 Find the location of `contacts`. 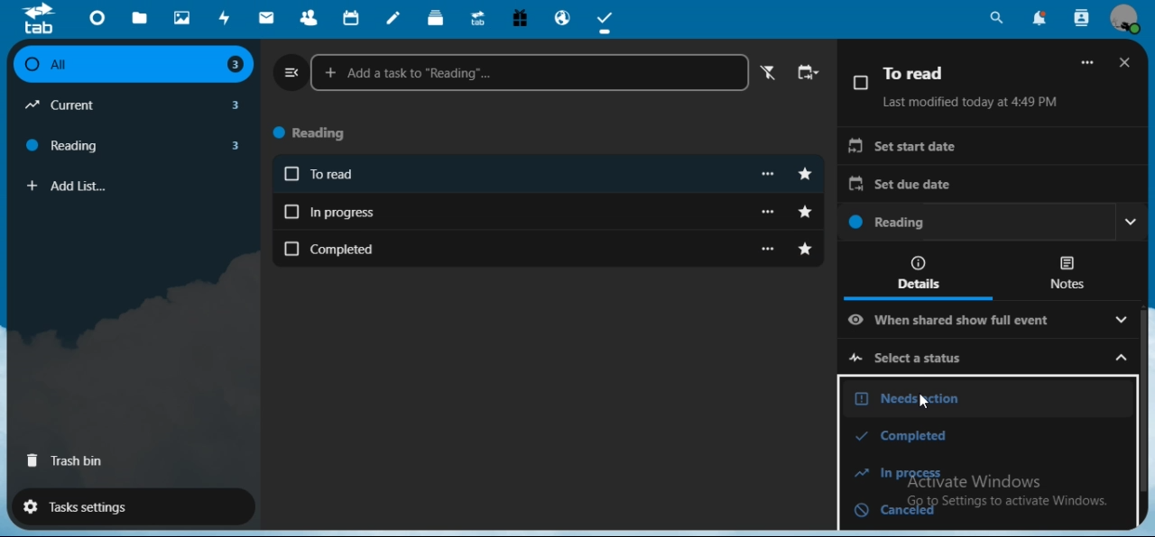

contacts is located at coordinates (306, 18).